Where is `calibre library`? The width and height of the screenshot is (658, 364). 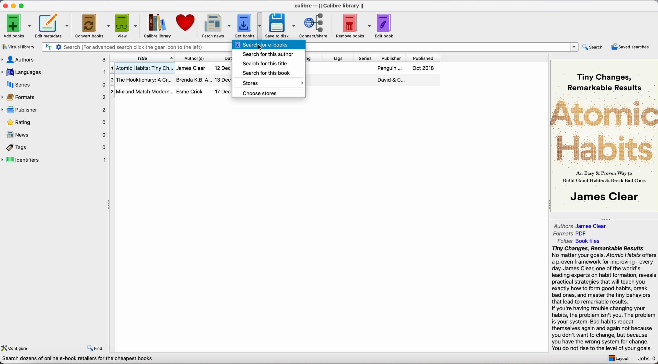
calibre library is located at coordinates (155, 26).